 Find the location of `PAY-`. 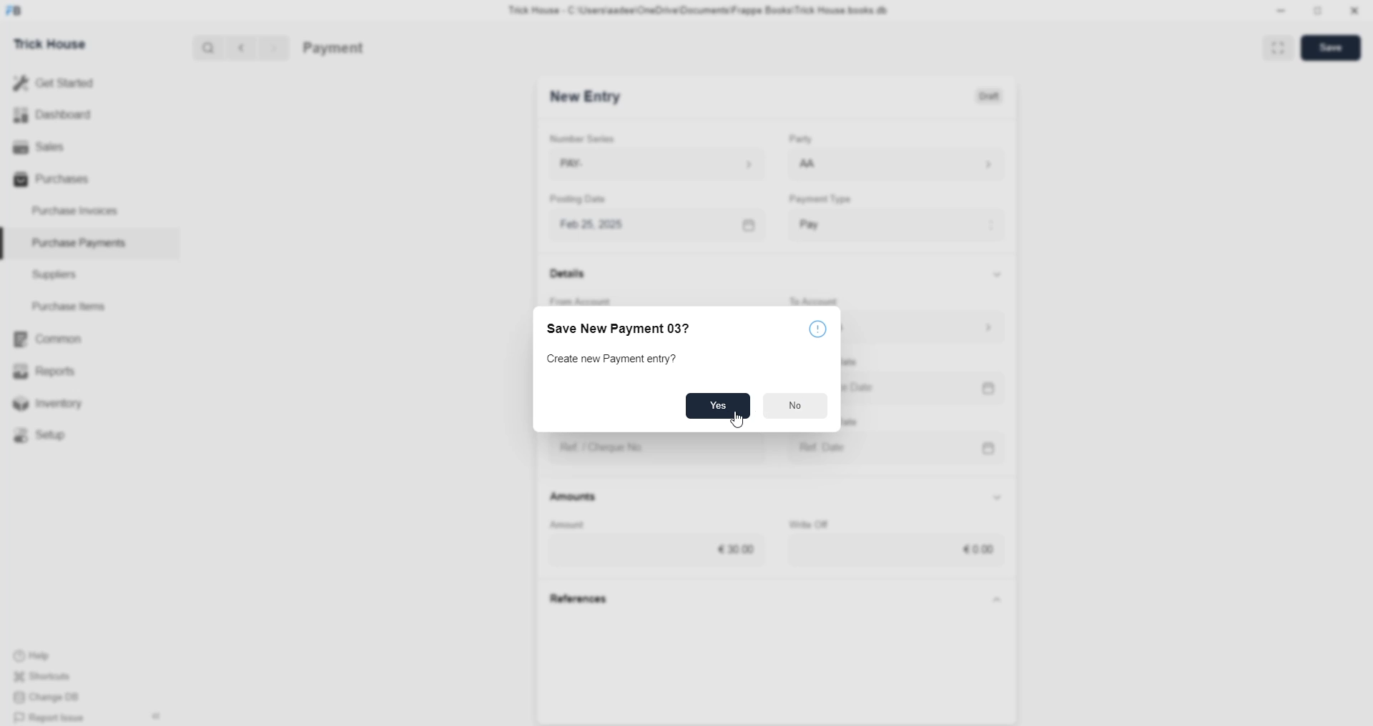

PAY- is located at coordinates (584, 166).